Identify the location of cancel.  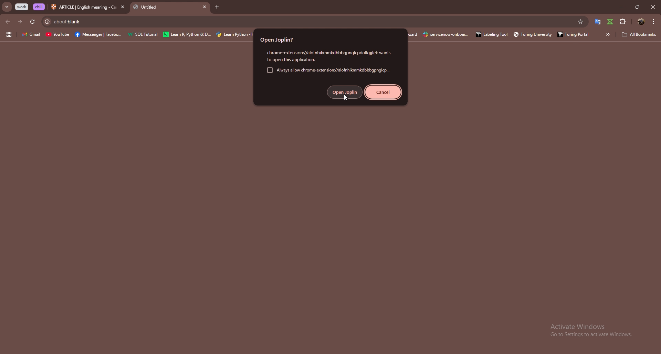
(383, 92).